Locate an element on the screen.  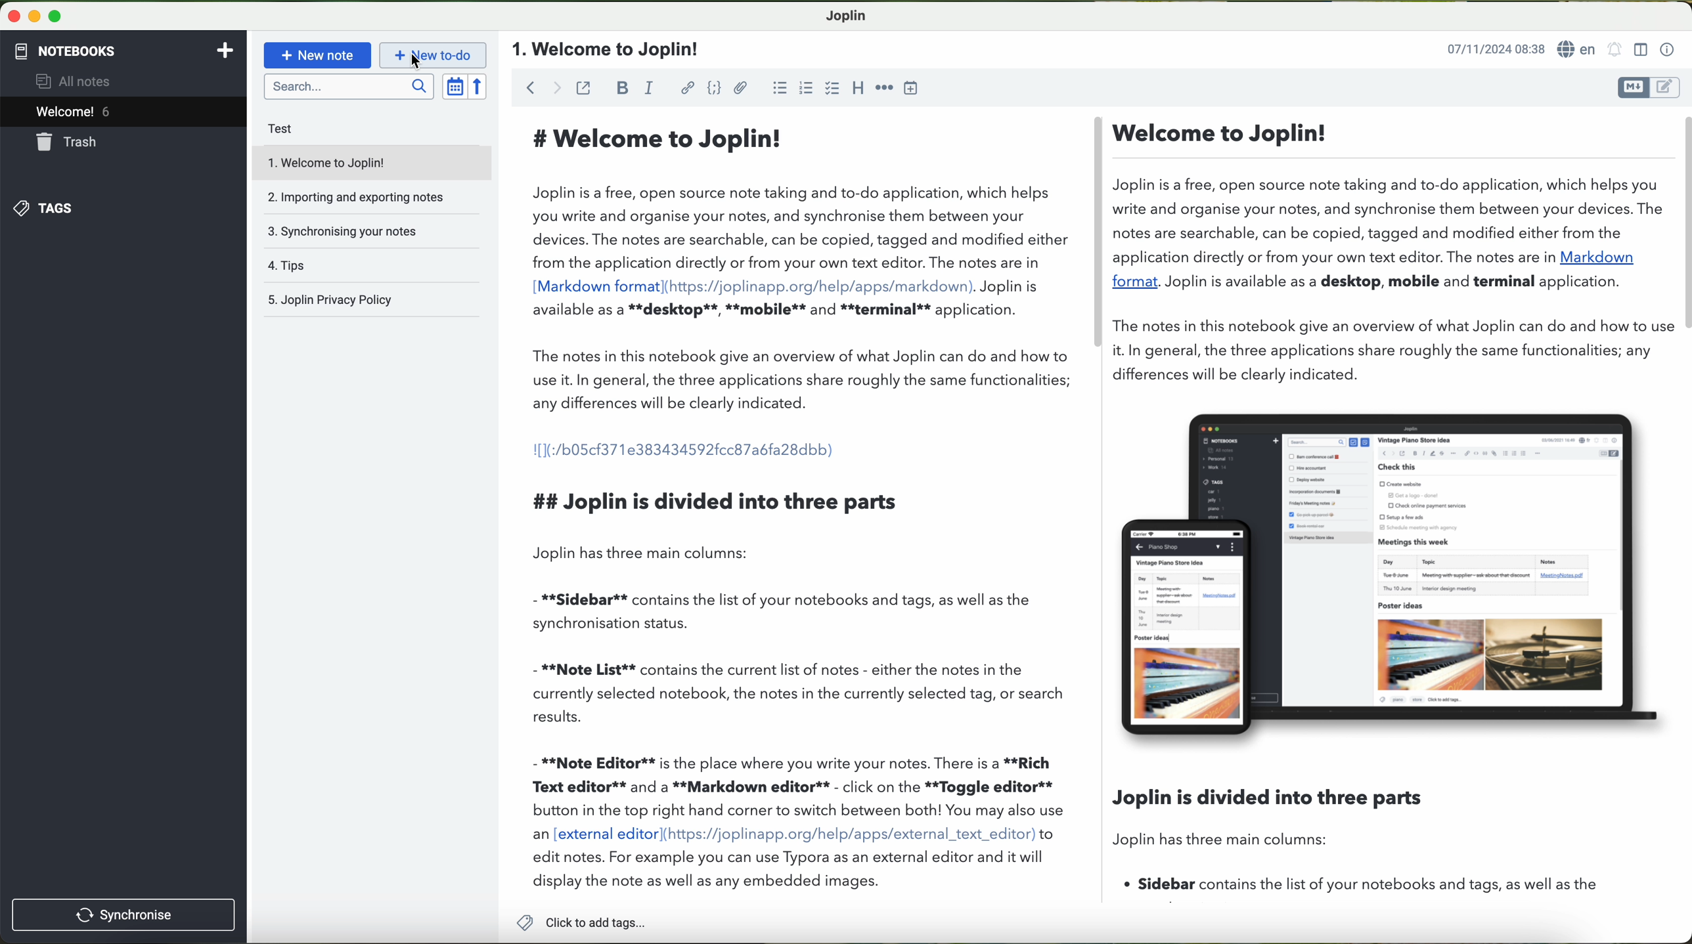
language is located at coordinates (1579, 51).